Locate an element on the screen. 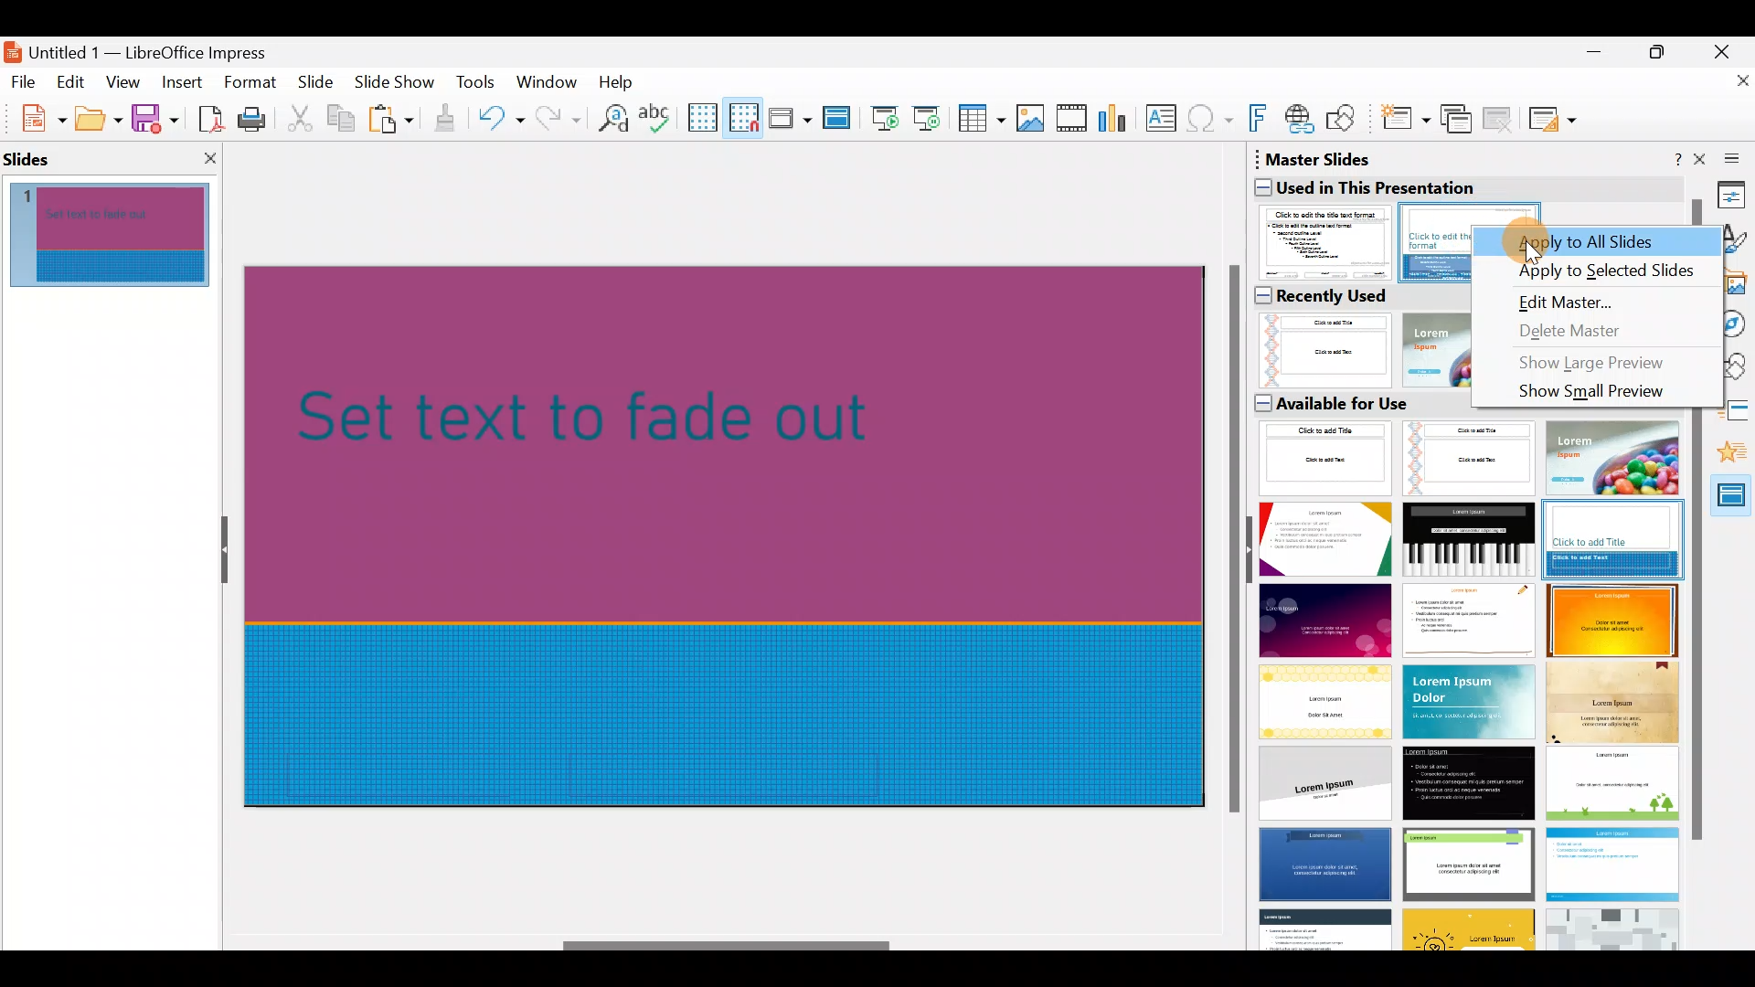  Insert hyperlink is located at coordinates (1301, 118).